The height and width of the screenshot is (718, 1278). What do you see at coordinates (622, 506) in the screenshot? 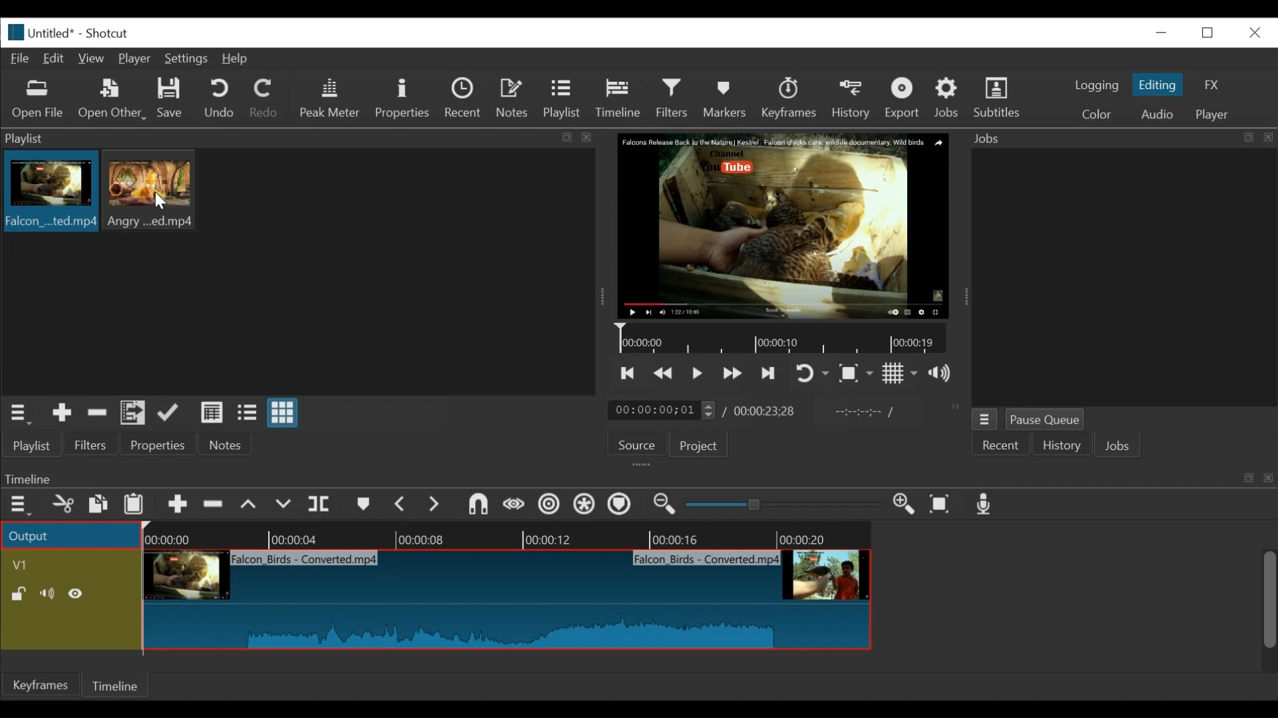
I see `Ripple markers` at bounding box center [622, 506].